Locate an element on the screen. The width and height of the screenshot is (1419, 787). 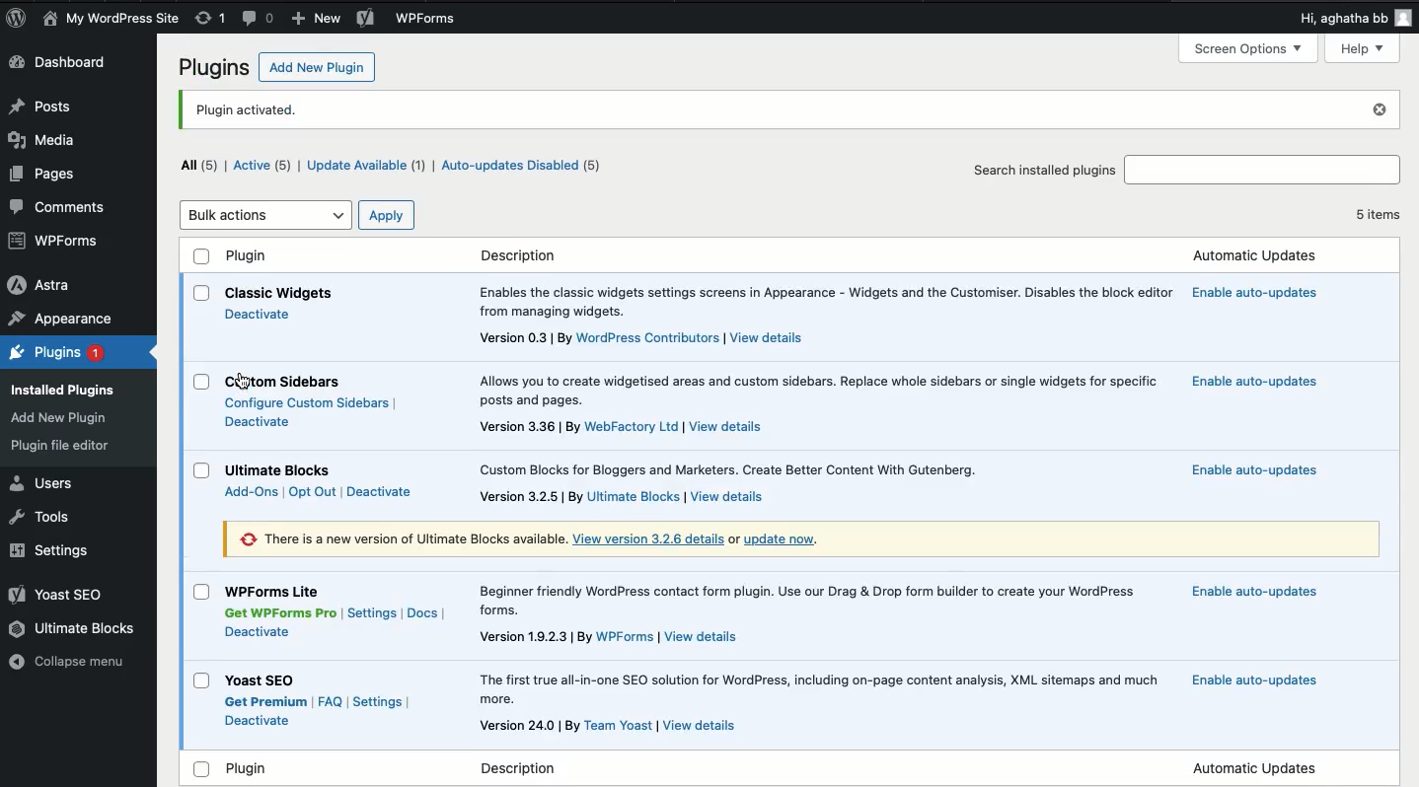
Hi user is located at coordinates (1354, 20).